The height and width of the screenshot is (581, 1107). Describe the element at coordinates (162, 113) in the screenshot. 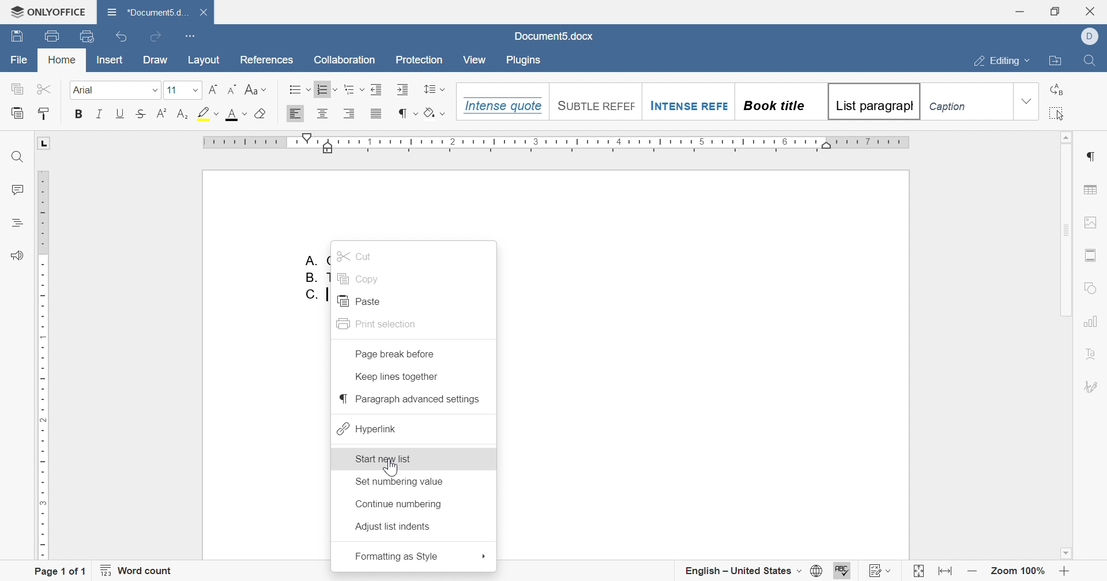

I see `Superscript` at that location.